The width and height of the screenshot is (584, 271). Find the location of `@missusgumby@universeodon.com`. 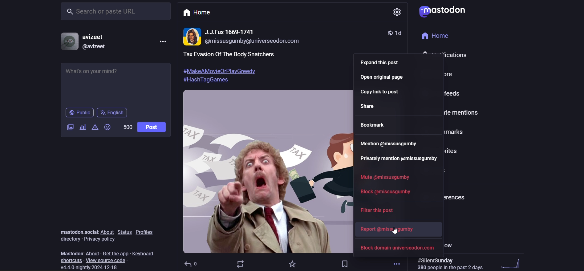

@missusgumby@universeodon.com is located at coordinates (260, 41).